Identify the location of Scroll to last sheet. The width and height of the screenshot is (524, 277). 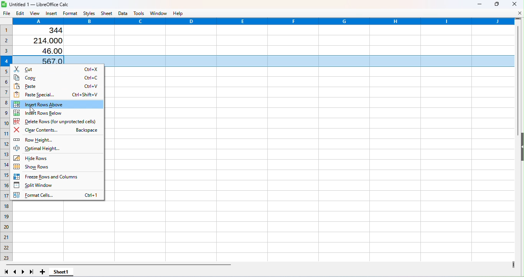
(31, 272).